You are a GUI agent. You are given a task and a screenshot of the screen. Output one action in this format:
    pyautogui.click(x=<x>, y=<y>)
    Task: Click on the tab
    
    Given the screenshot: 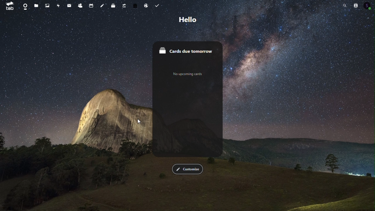 What is the action you would take?
    pyautogui.click(x=8, y=6)
    